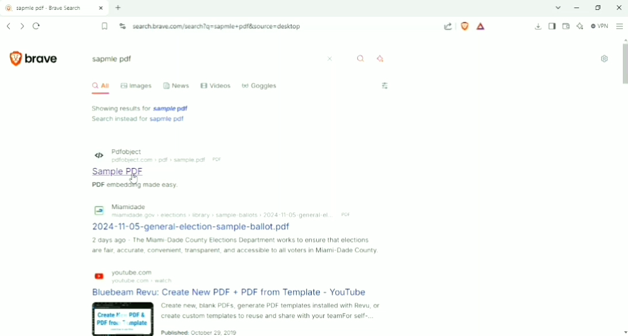 The image size is (628, 336). Describe the element at coordinates (8, 26) in the screenshot. I see `Back` at that location.